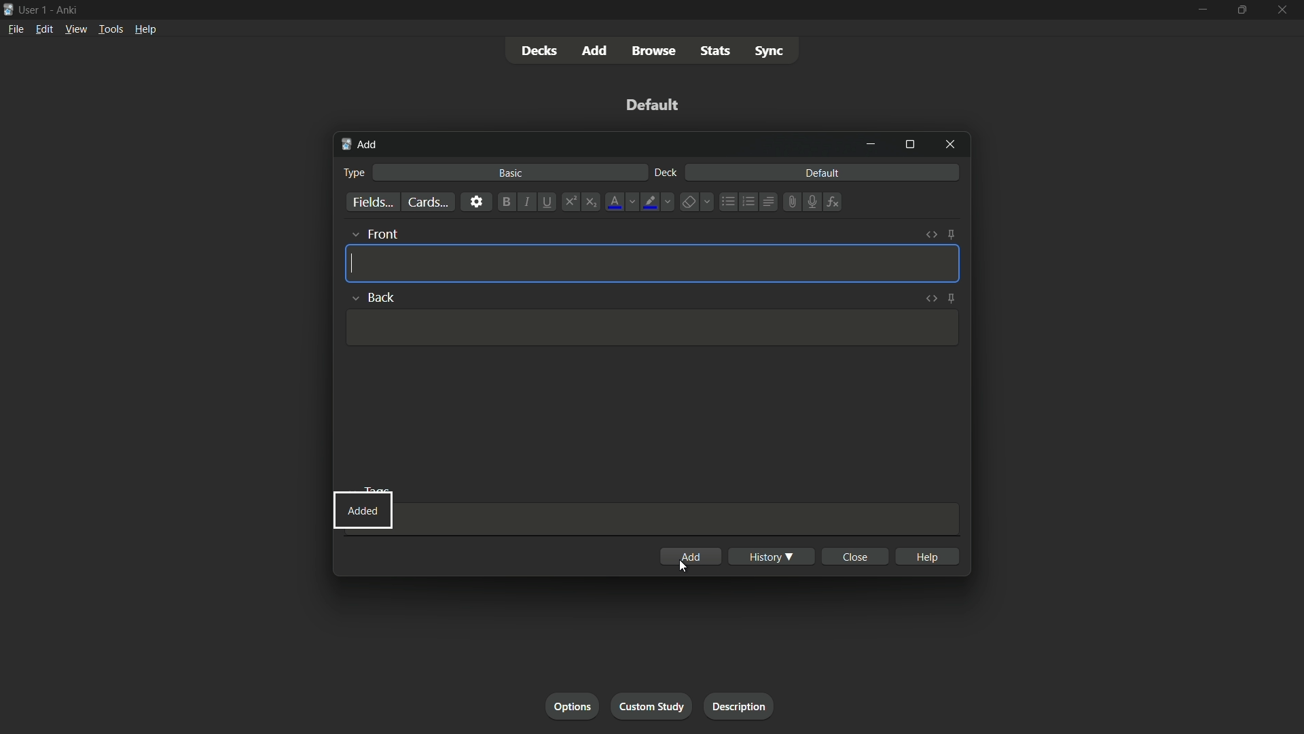 The height and width of the screenshot is (734, 1304). Describe the element at coordinates (384, 234) in the screenshot. I see `front` at that location.